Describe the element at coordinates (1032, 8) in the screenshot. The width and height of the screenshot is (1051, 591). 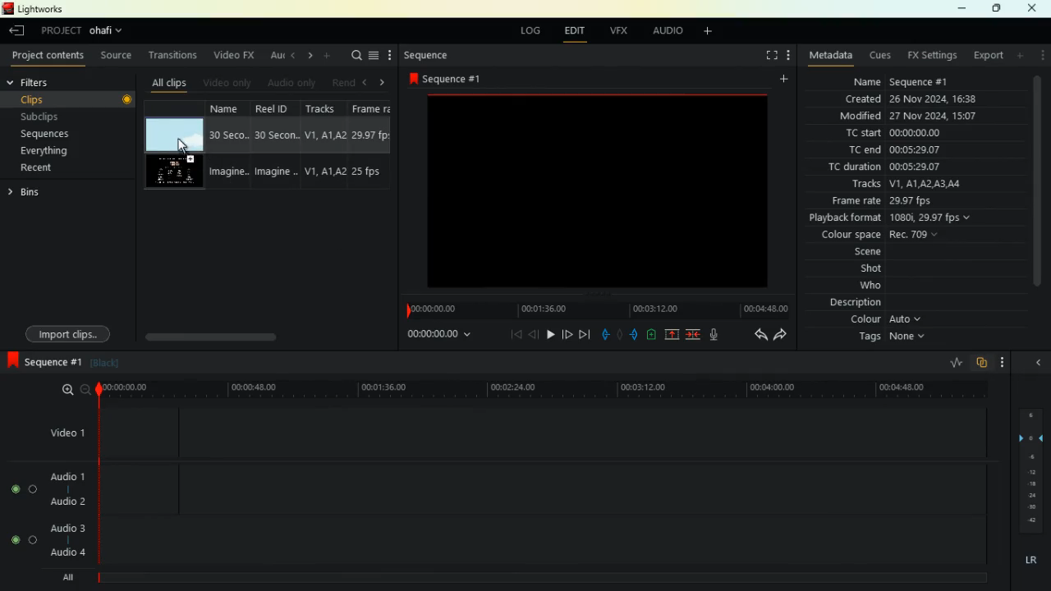
I see `close` at that location.